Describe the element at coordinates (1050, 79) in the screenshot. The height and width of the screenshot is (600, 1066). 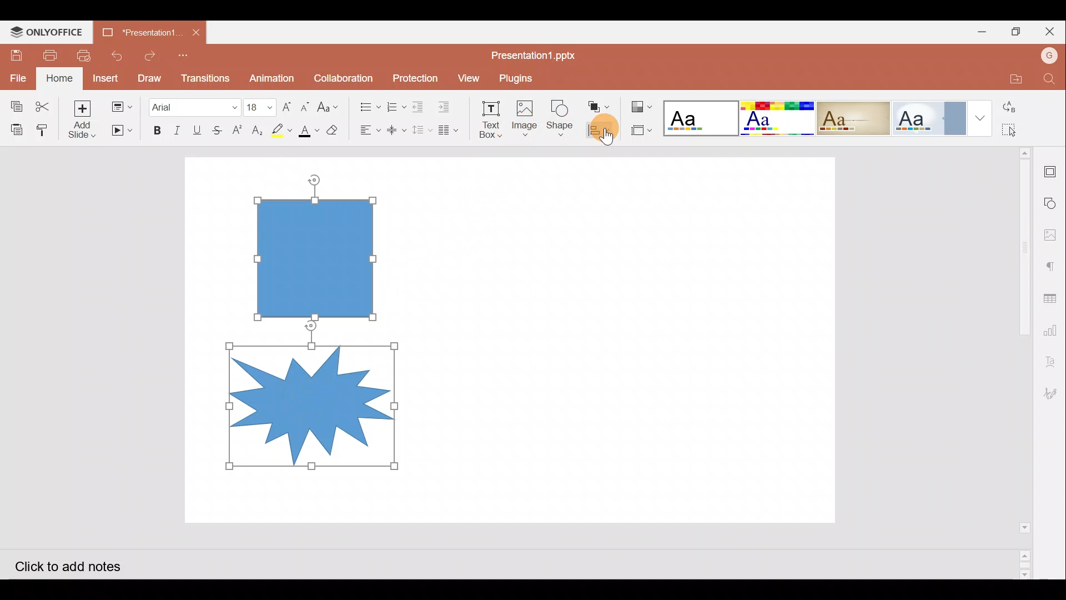
I see `Find` at that location.